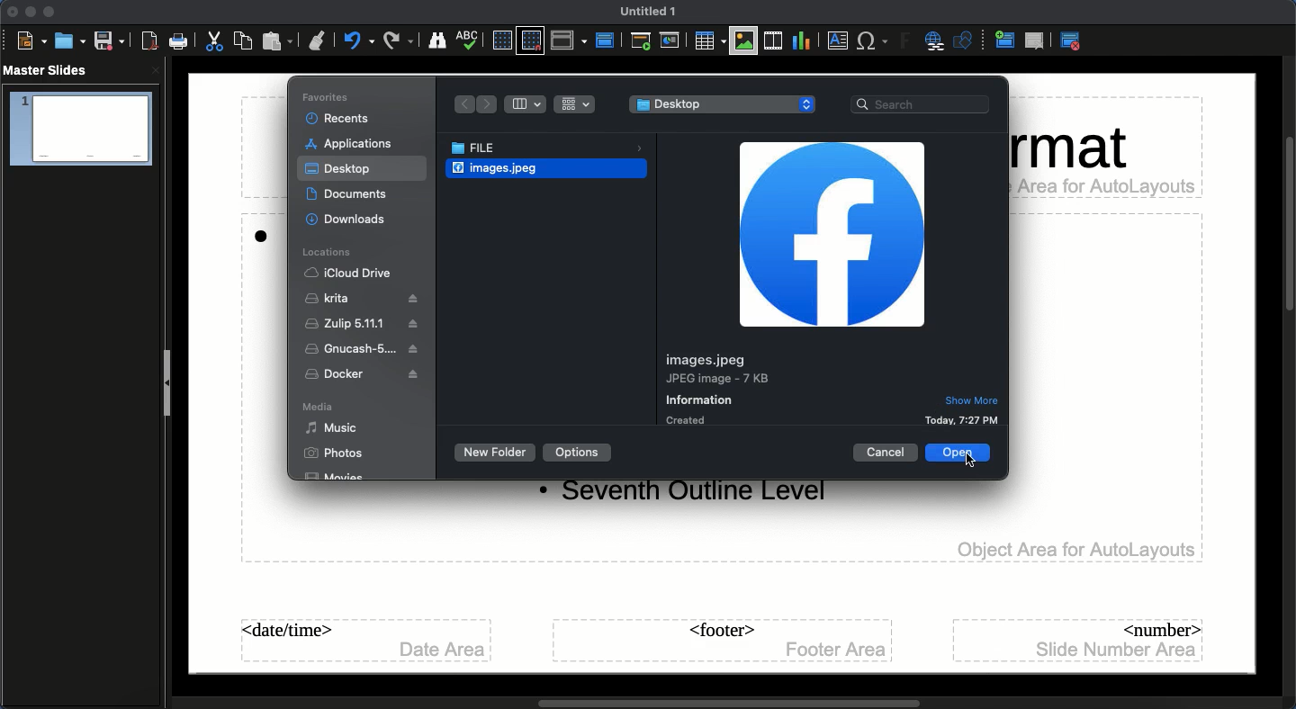 The width and height of the screenshot is (1296, 709). Describe the element at coordinates (1288, 224) in the screenshot. I see `Scroll bar` at that location.